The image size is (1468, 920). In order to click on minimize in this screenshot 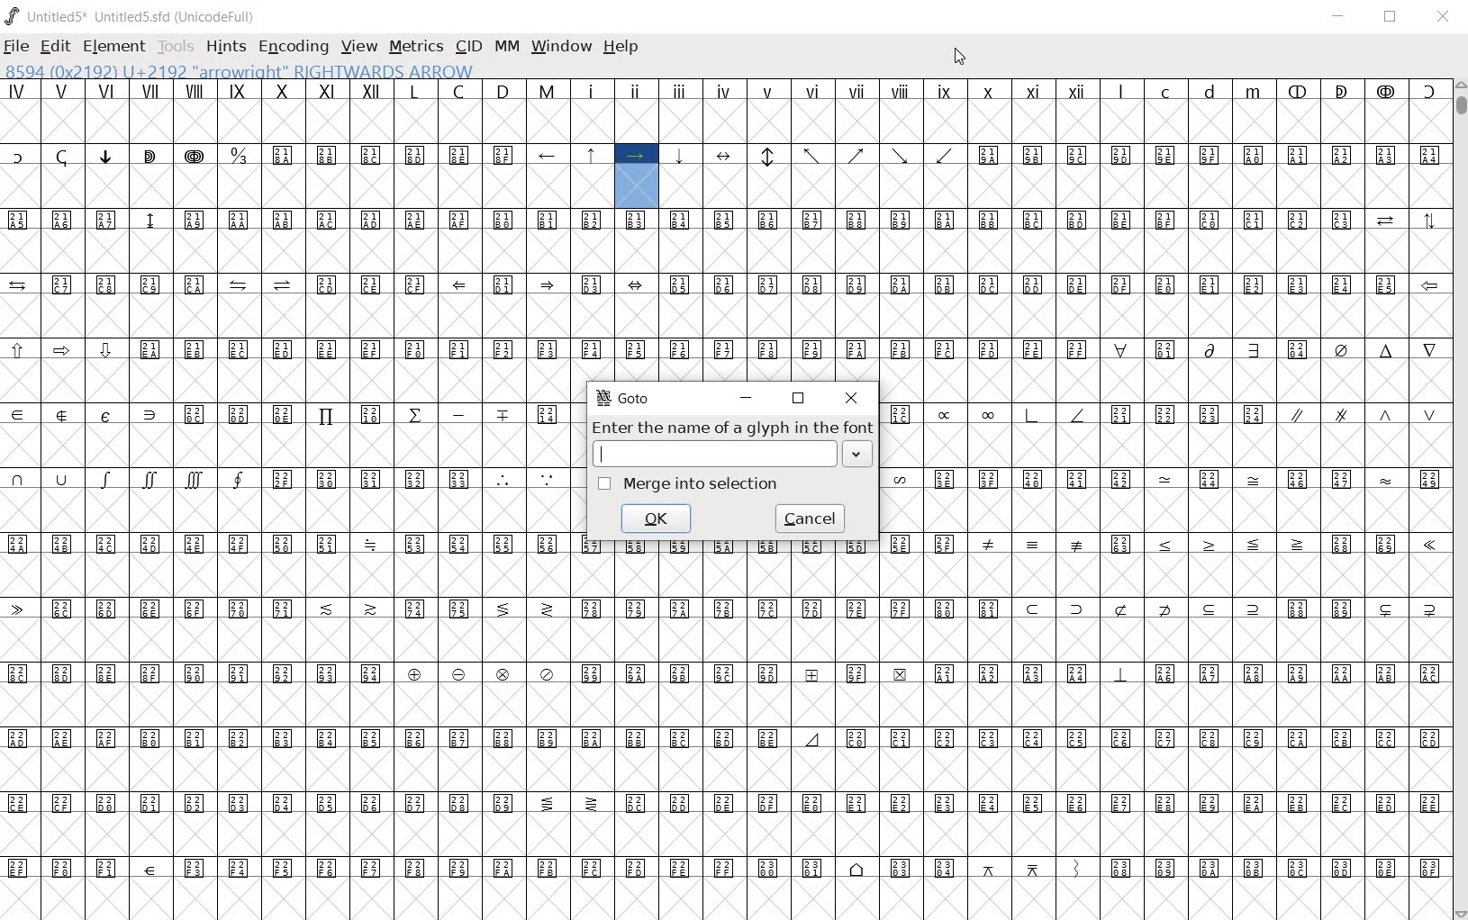, I will do `click(748, 397)`.